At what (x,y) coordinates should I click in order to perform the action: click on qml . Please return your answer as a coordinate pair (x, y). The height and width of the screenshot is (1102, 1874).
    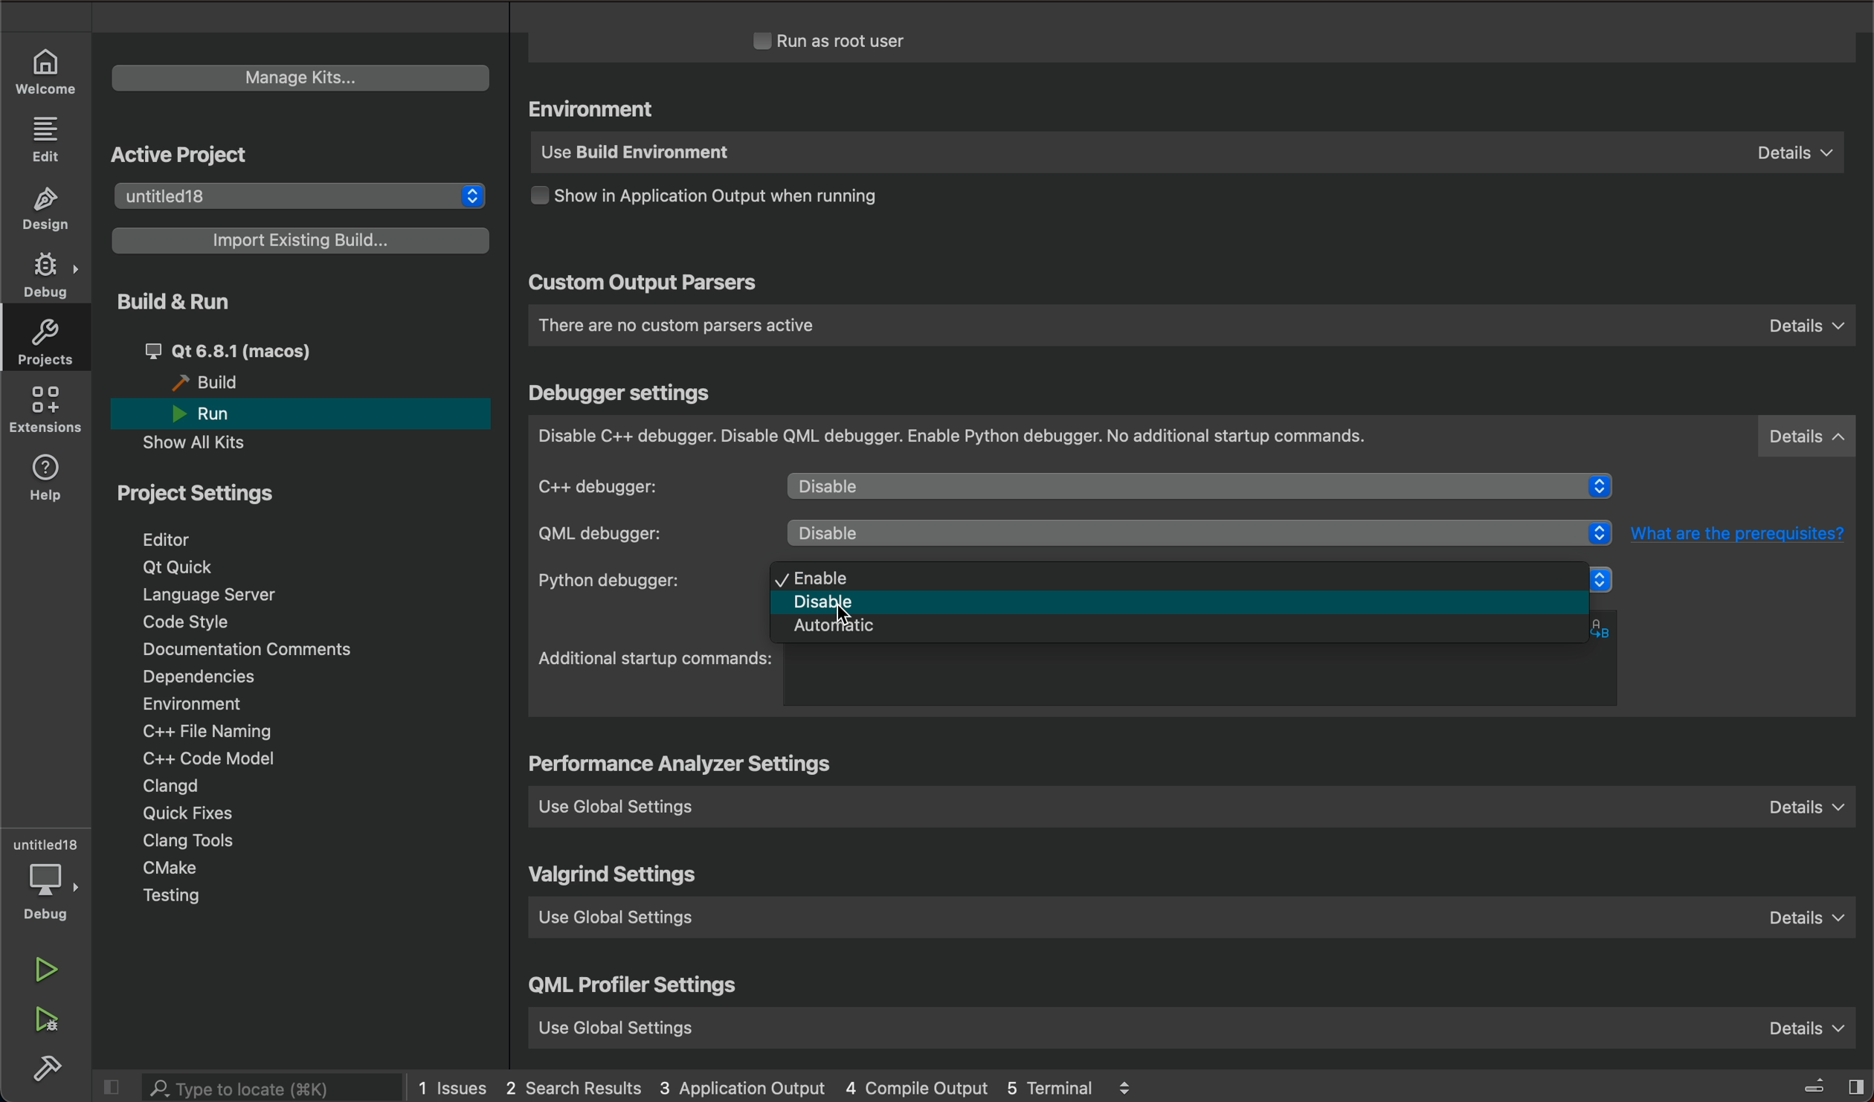
    Looking at the image, I should click on (635, 989).